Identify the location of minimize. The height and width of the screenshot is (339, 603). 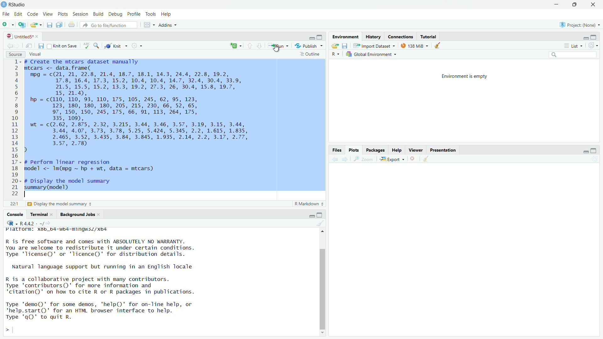
(585, 38).